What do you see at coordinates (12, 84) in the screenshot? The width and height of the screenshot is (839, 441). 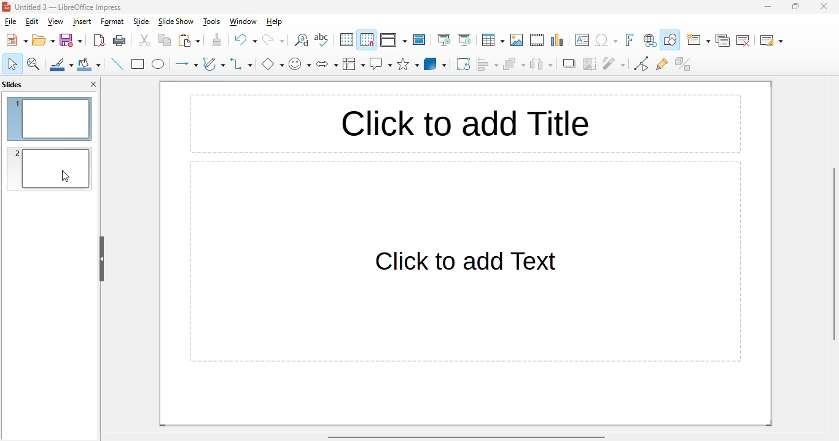 I see `slides` at bounding box center [12, 84].